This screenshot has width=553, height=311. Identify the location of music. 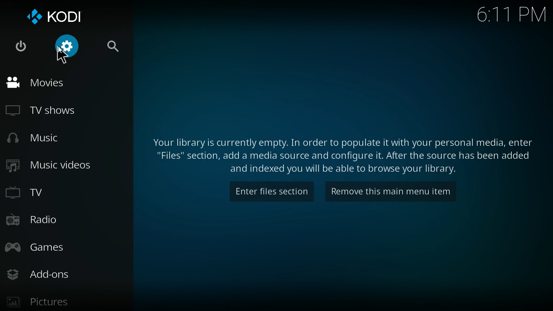
(63, 138).